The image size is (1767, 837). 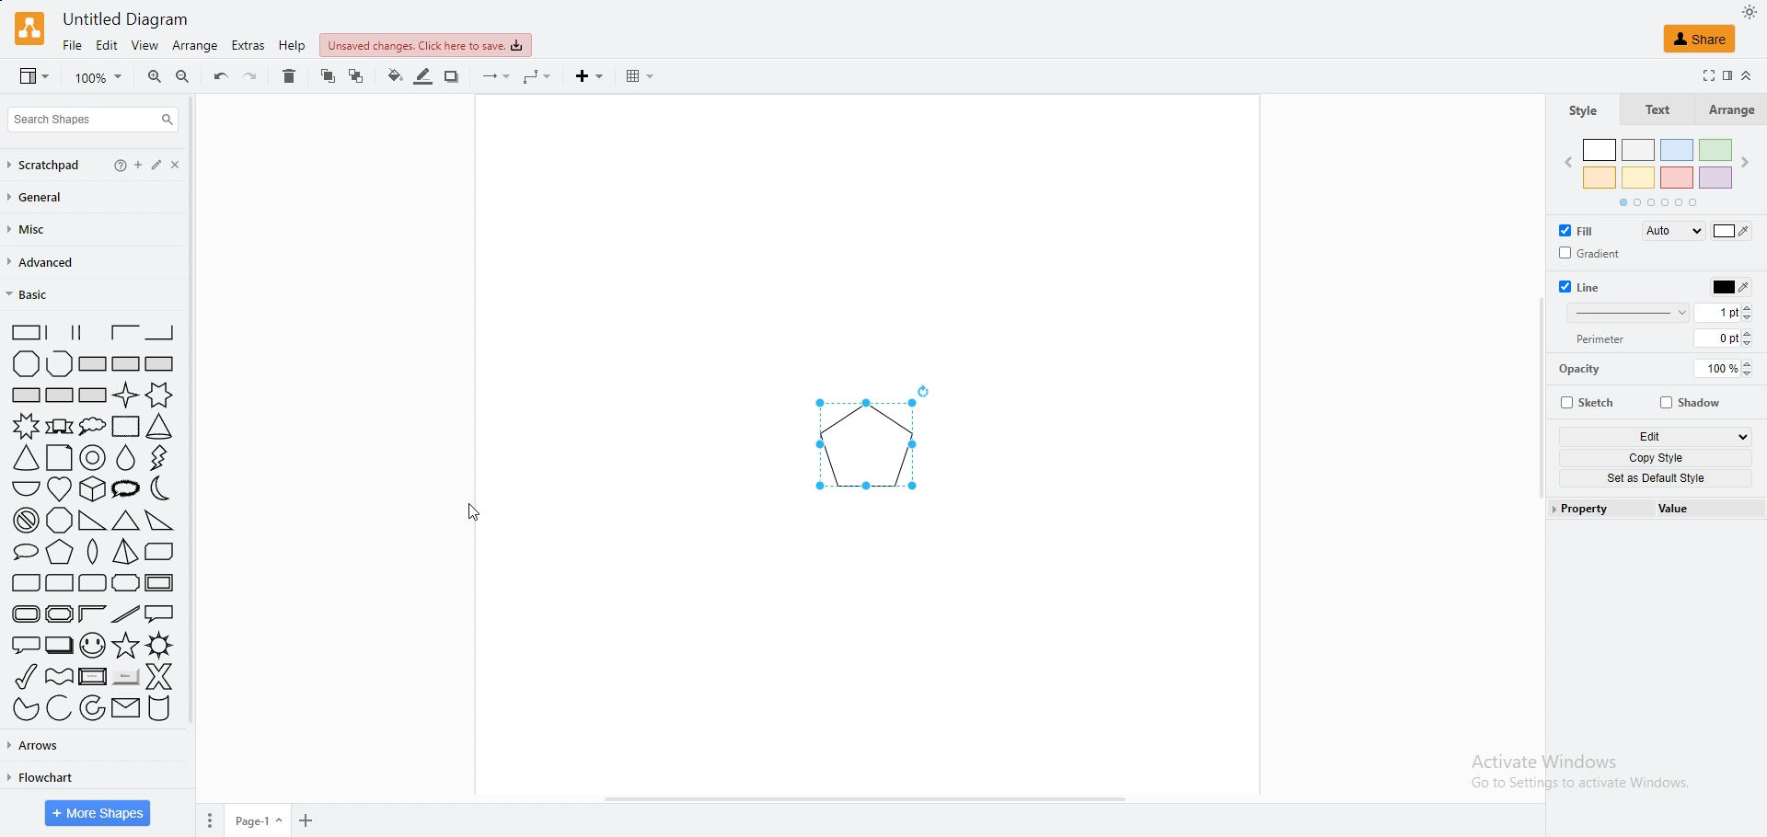 What do you see at coordinates (125, 332) in the screenshot?
I see `partial rectangle` at bounding box center [125, 332].